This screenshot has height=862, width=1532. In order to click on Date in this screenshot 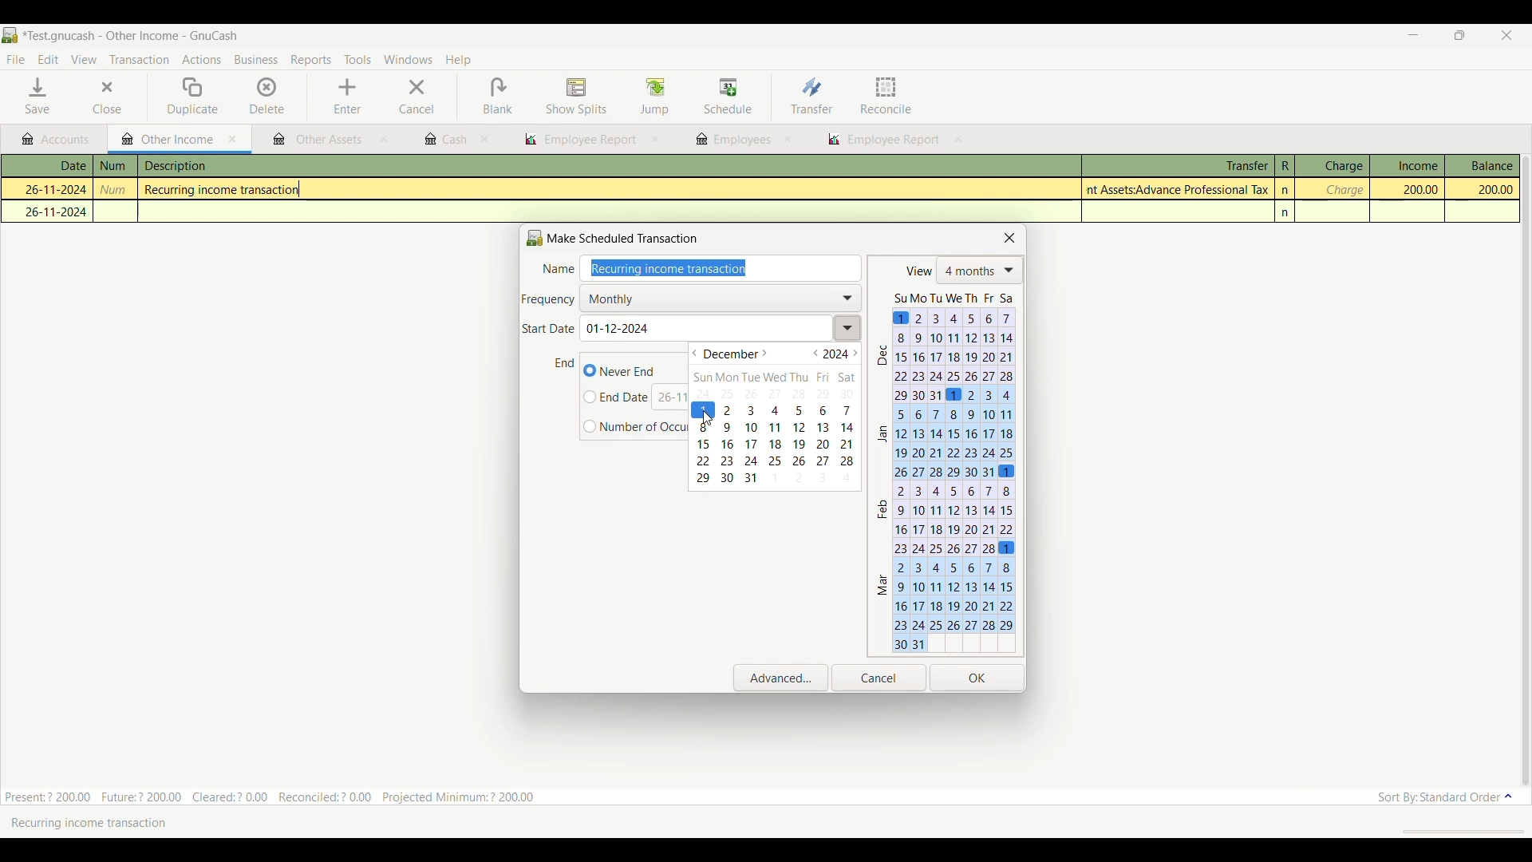, I will do `click(56, 166)`.